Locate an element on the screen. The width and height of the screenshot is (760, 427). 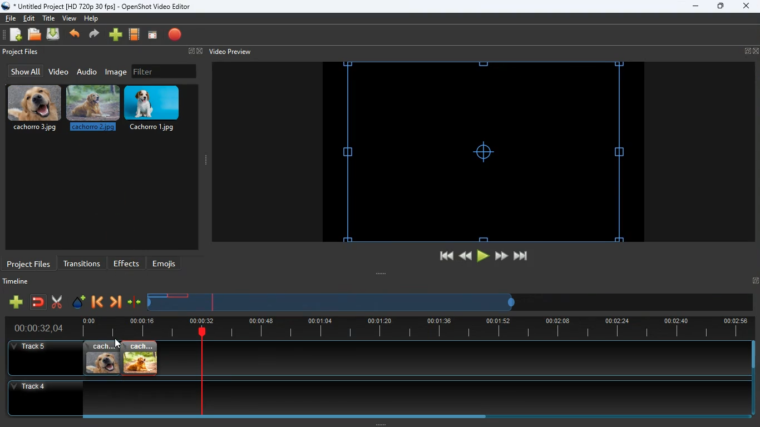
video is located at coordinates (58, 72).